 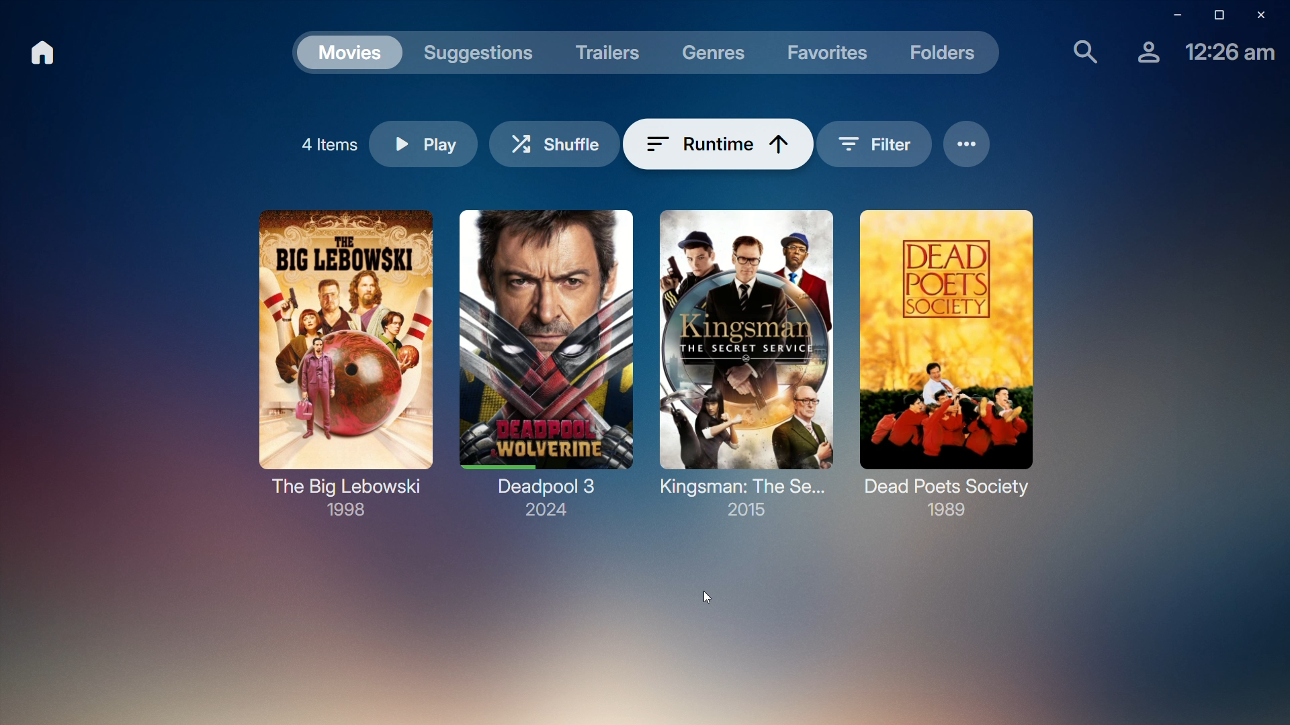 What do you see at coordinates (349, 50) in the screenshot?
I see `Movies` at bounding box center [349, 50].